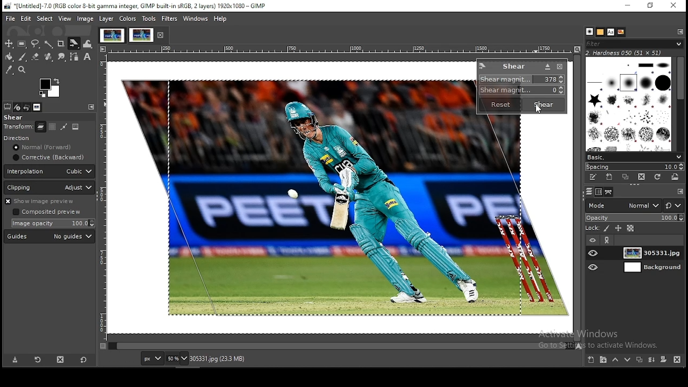 Image resolution: width=688 pixels, height=387 pixels. I want to click on edit this brush, so click(593, 177).